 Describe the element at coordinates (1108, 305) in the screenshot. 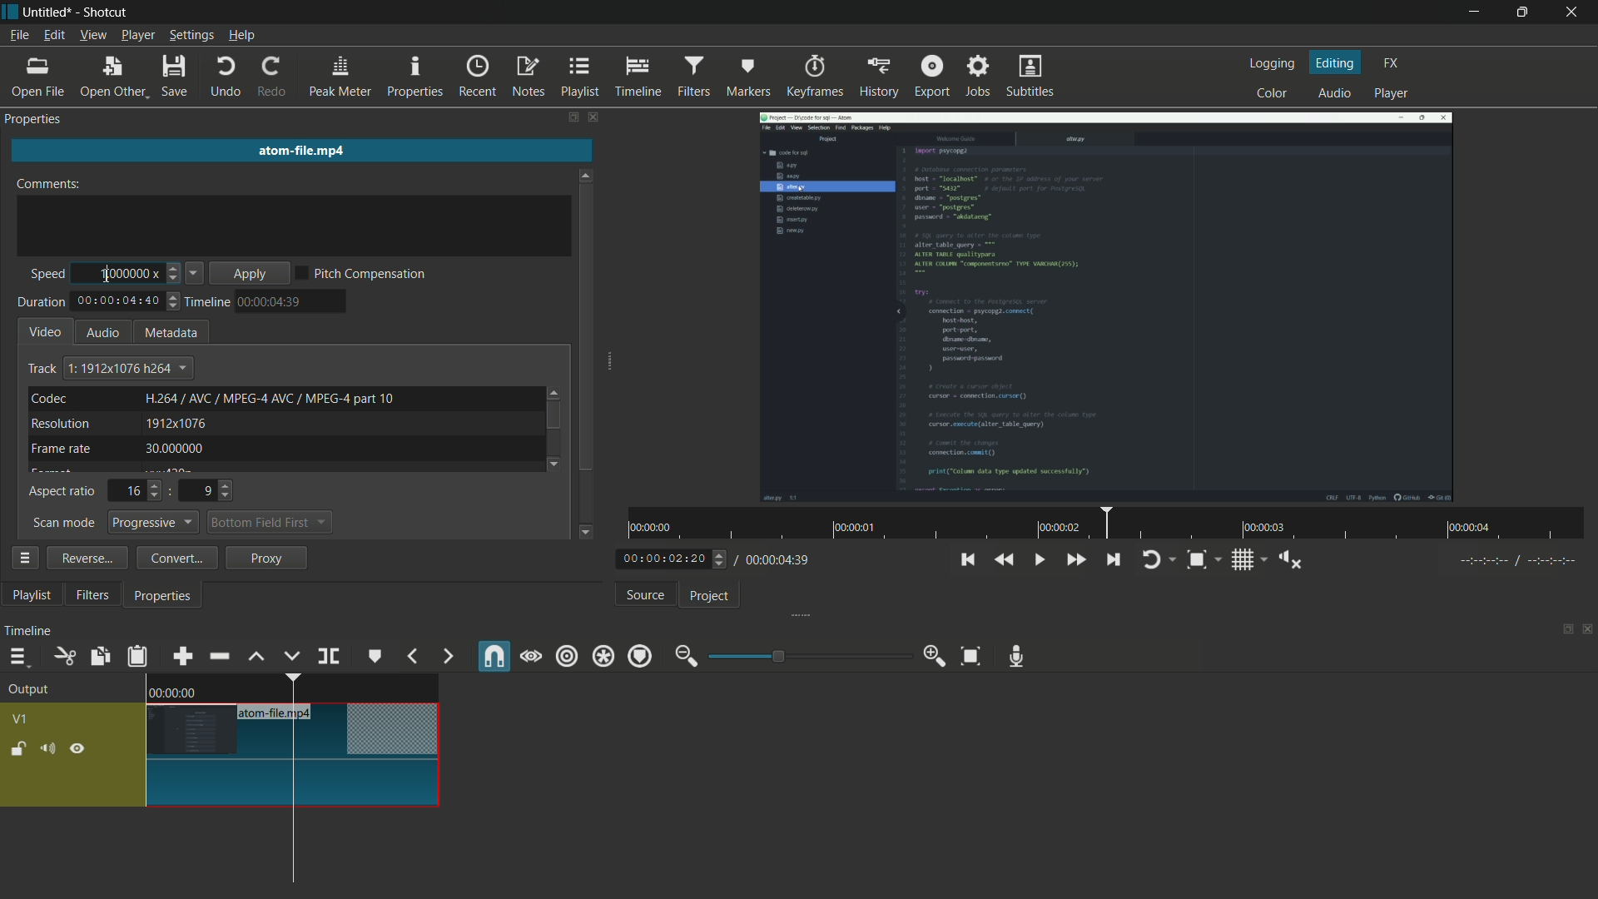

I see `imported video` at that location.